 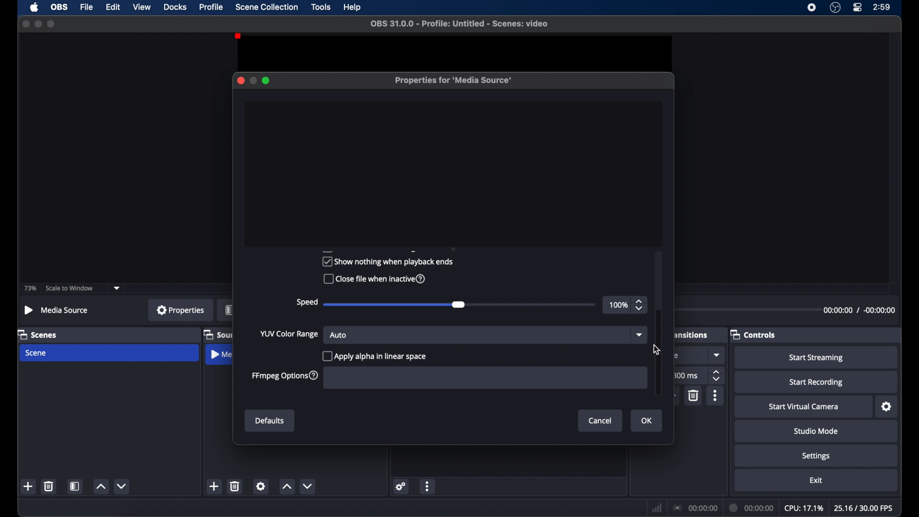 What do you see at coordinates (460, 24) in the screenshot?
I see `file name` at bounding box center [460, 24].